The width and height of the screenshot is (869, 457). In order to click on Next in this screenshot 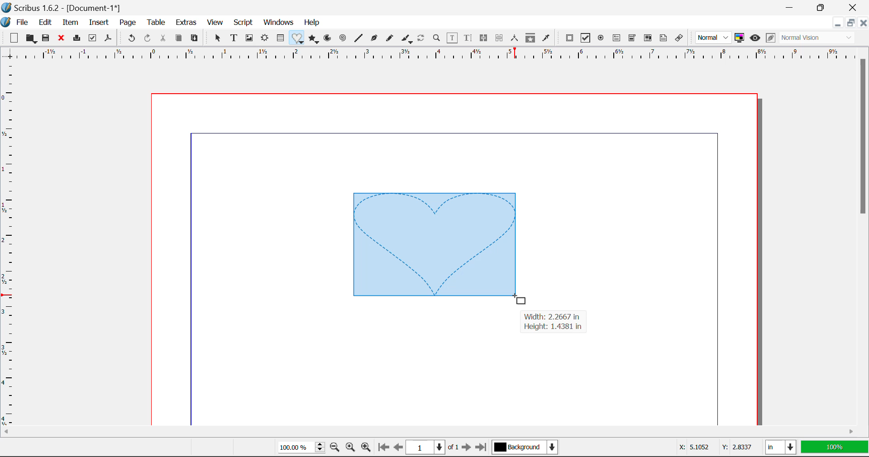, I will do `click(467, 448)`.